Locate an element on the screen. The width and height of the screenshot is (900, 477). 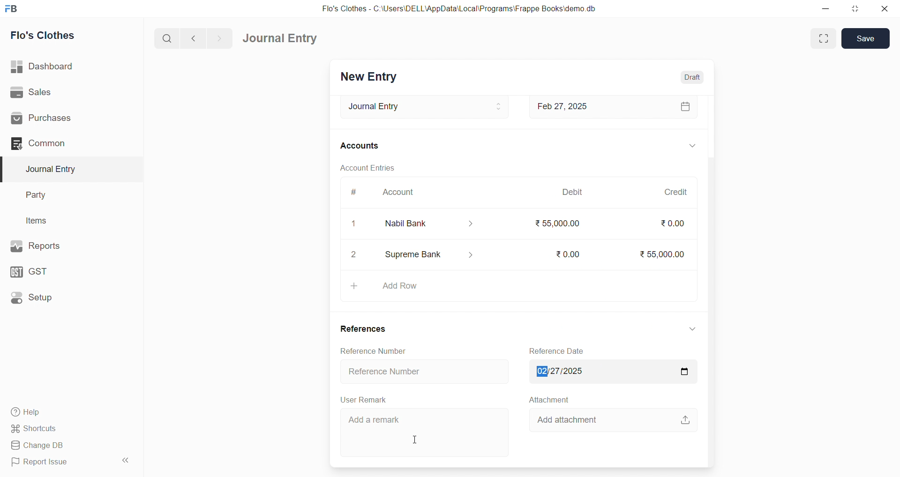
# is located at coordinates (355, 194).